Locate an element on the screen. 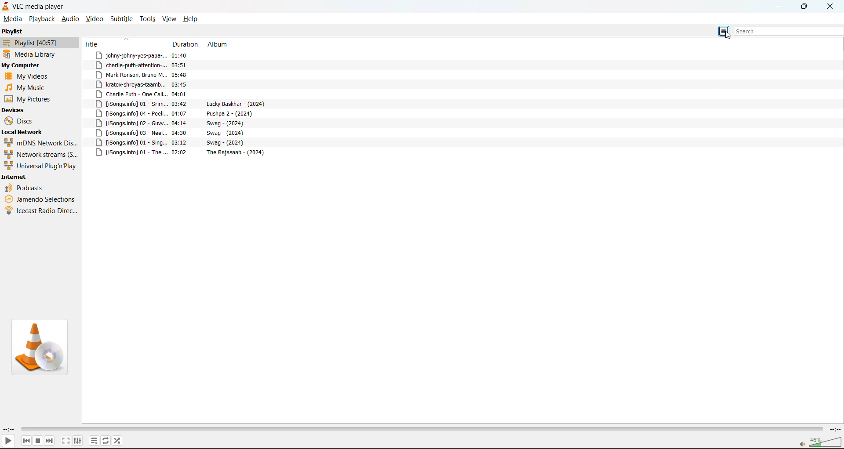 The image size is (844, 449). jamendo selections is located at coordinates (40, 200).